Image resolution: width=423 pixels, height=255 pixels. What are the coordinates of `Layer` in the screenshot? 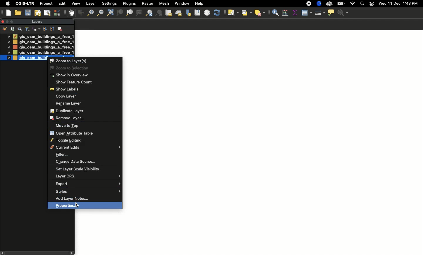 It's located at (91, 4).